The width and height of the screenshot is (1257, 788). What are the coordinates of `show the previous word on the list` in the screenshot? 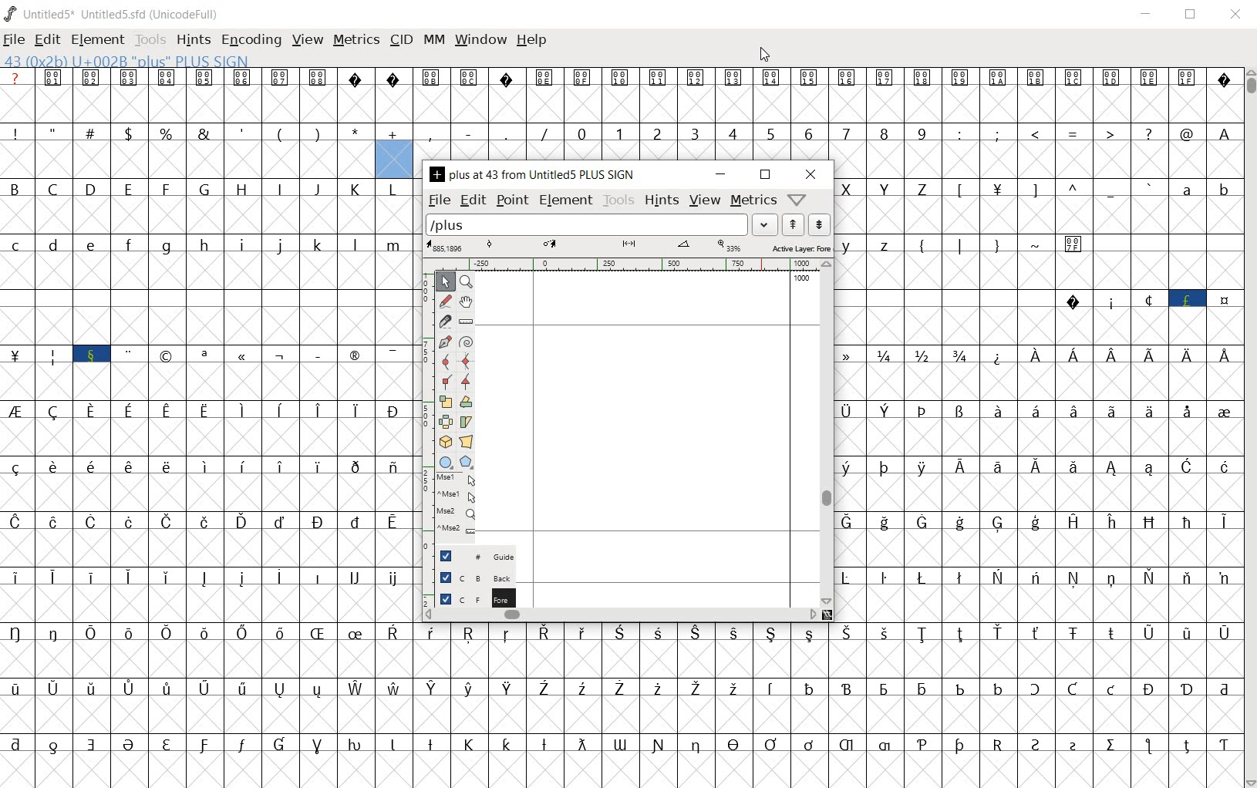 It's located at (821, 225).